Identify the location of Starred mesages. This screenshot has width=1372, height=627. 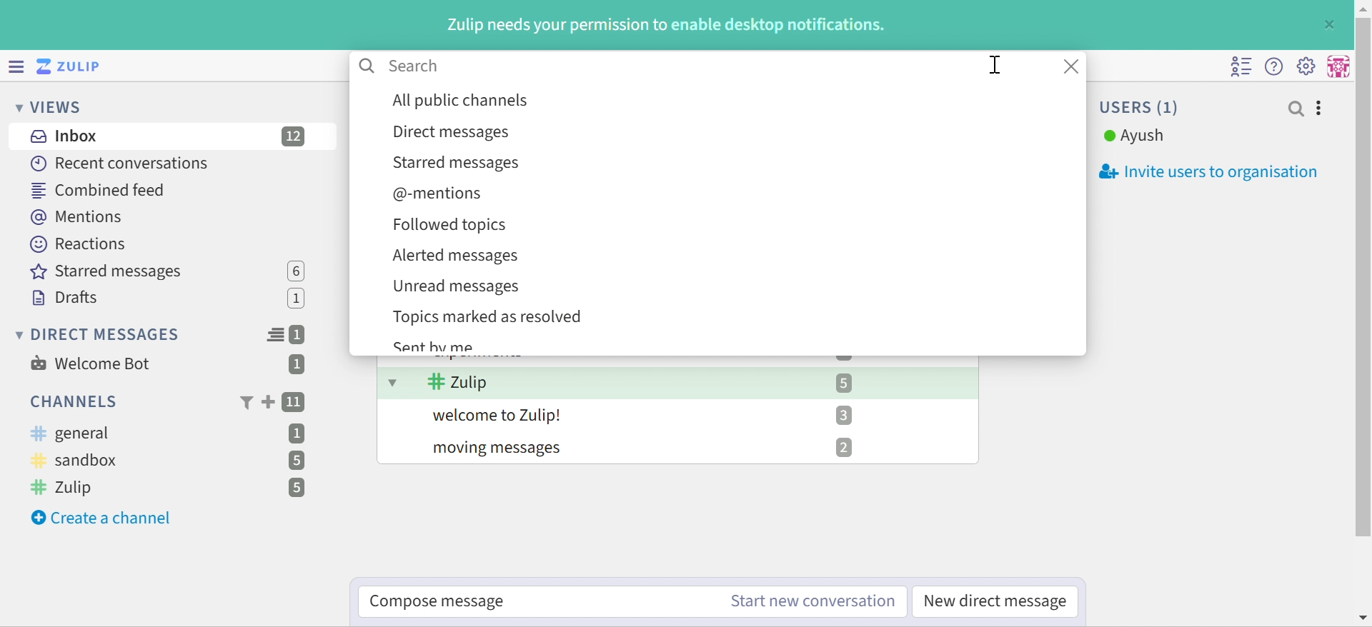
(111, 272).